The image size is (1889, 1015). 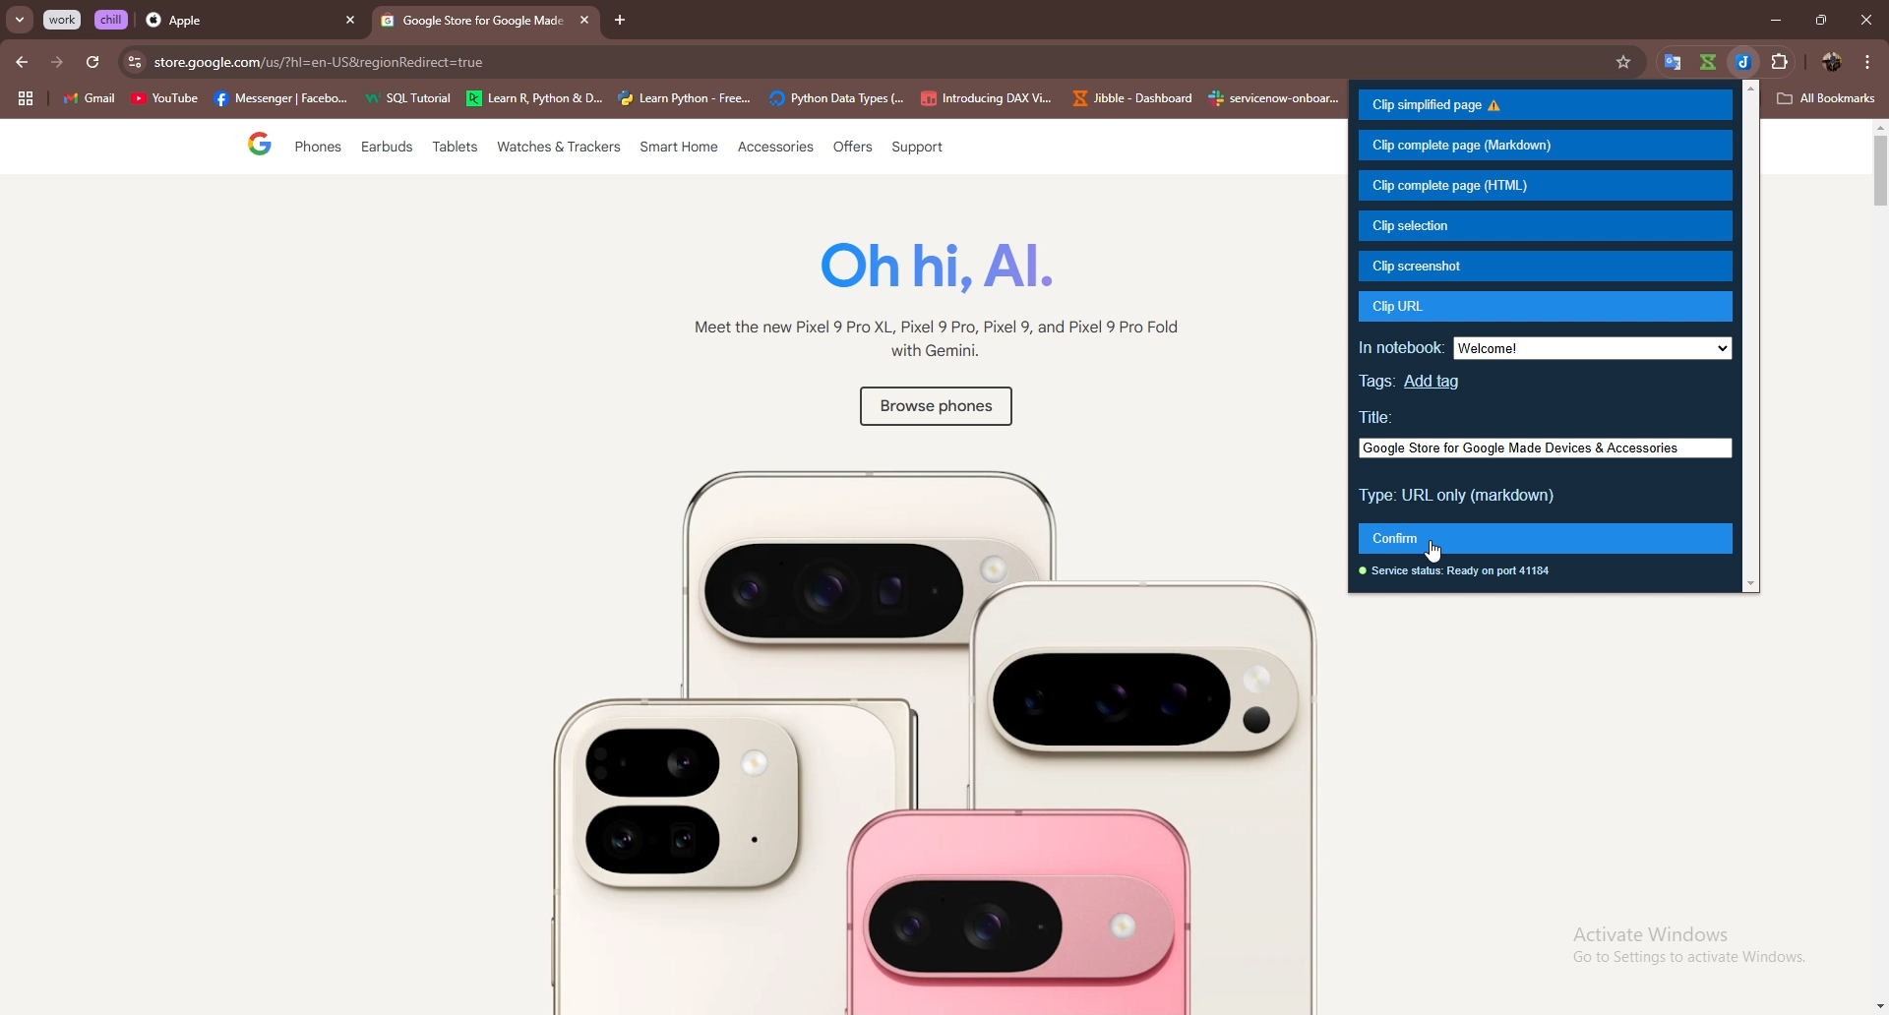 I want to click on welcome, so click(x=1599, y=350).